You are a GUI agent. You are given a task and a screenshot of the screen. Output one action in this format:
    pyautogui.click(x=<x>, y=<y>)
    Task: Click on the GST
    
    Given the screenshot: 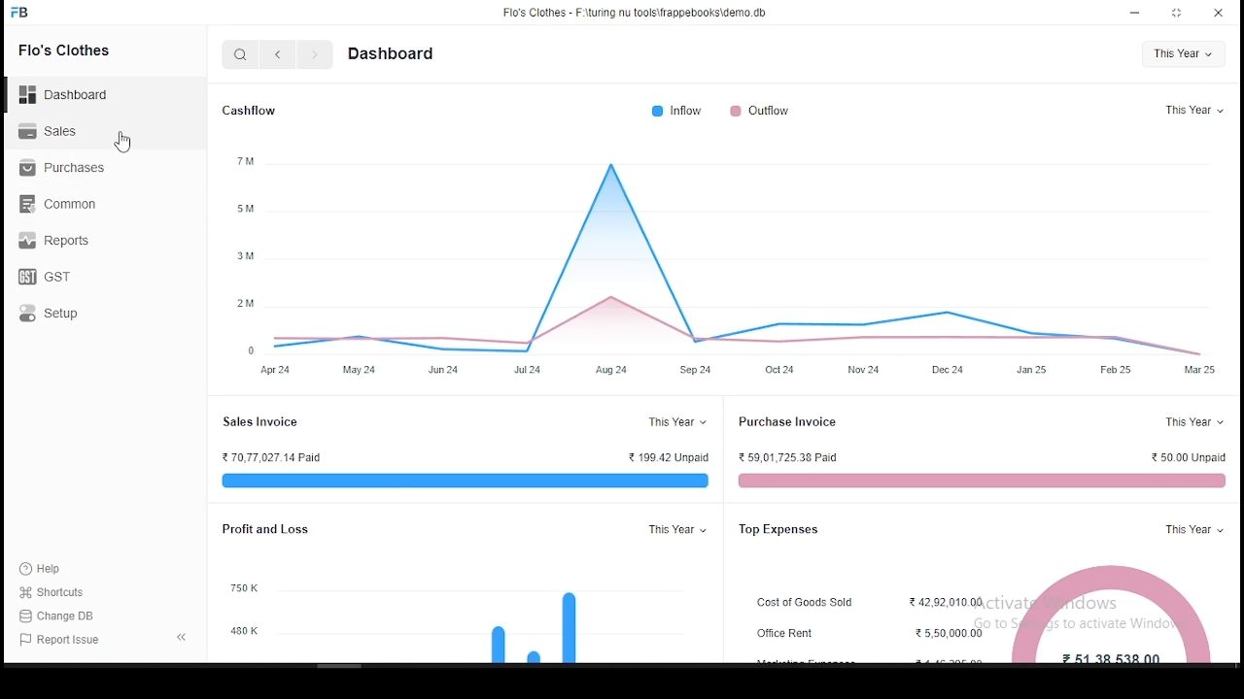 What is the action you would take?
    pyautogui.click(x=54, y=278)
    